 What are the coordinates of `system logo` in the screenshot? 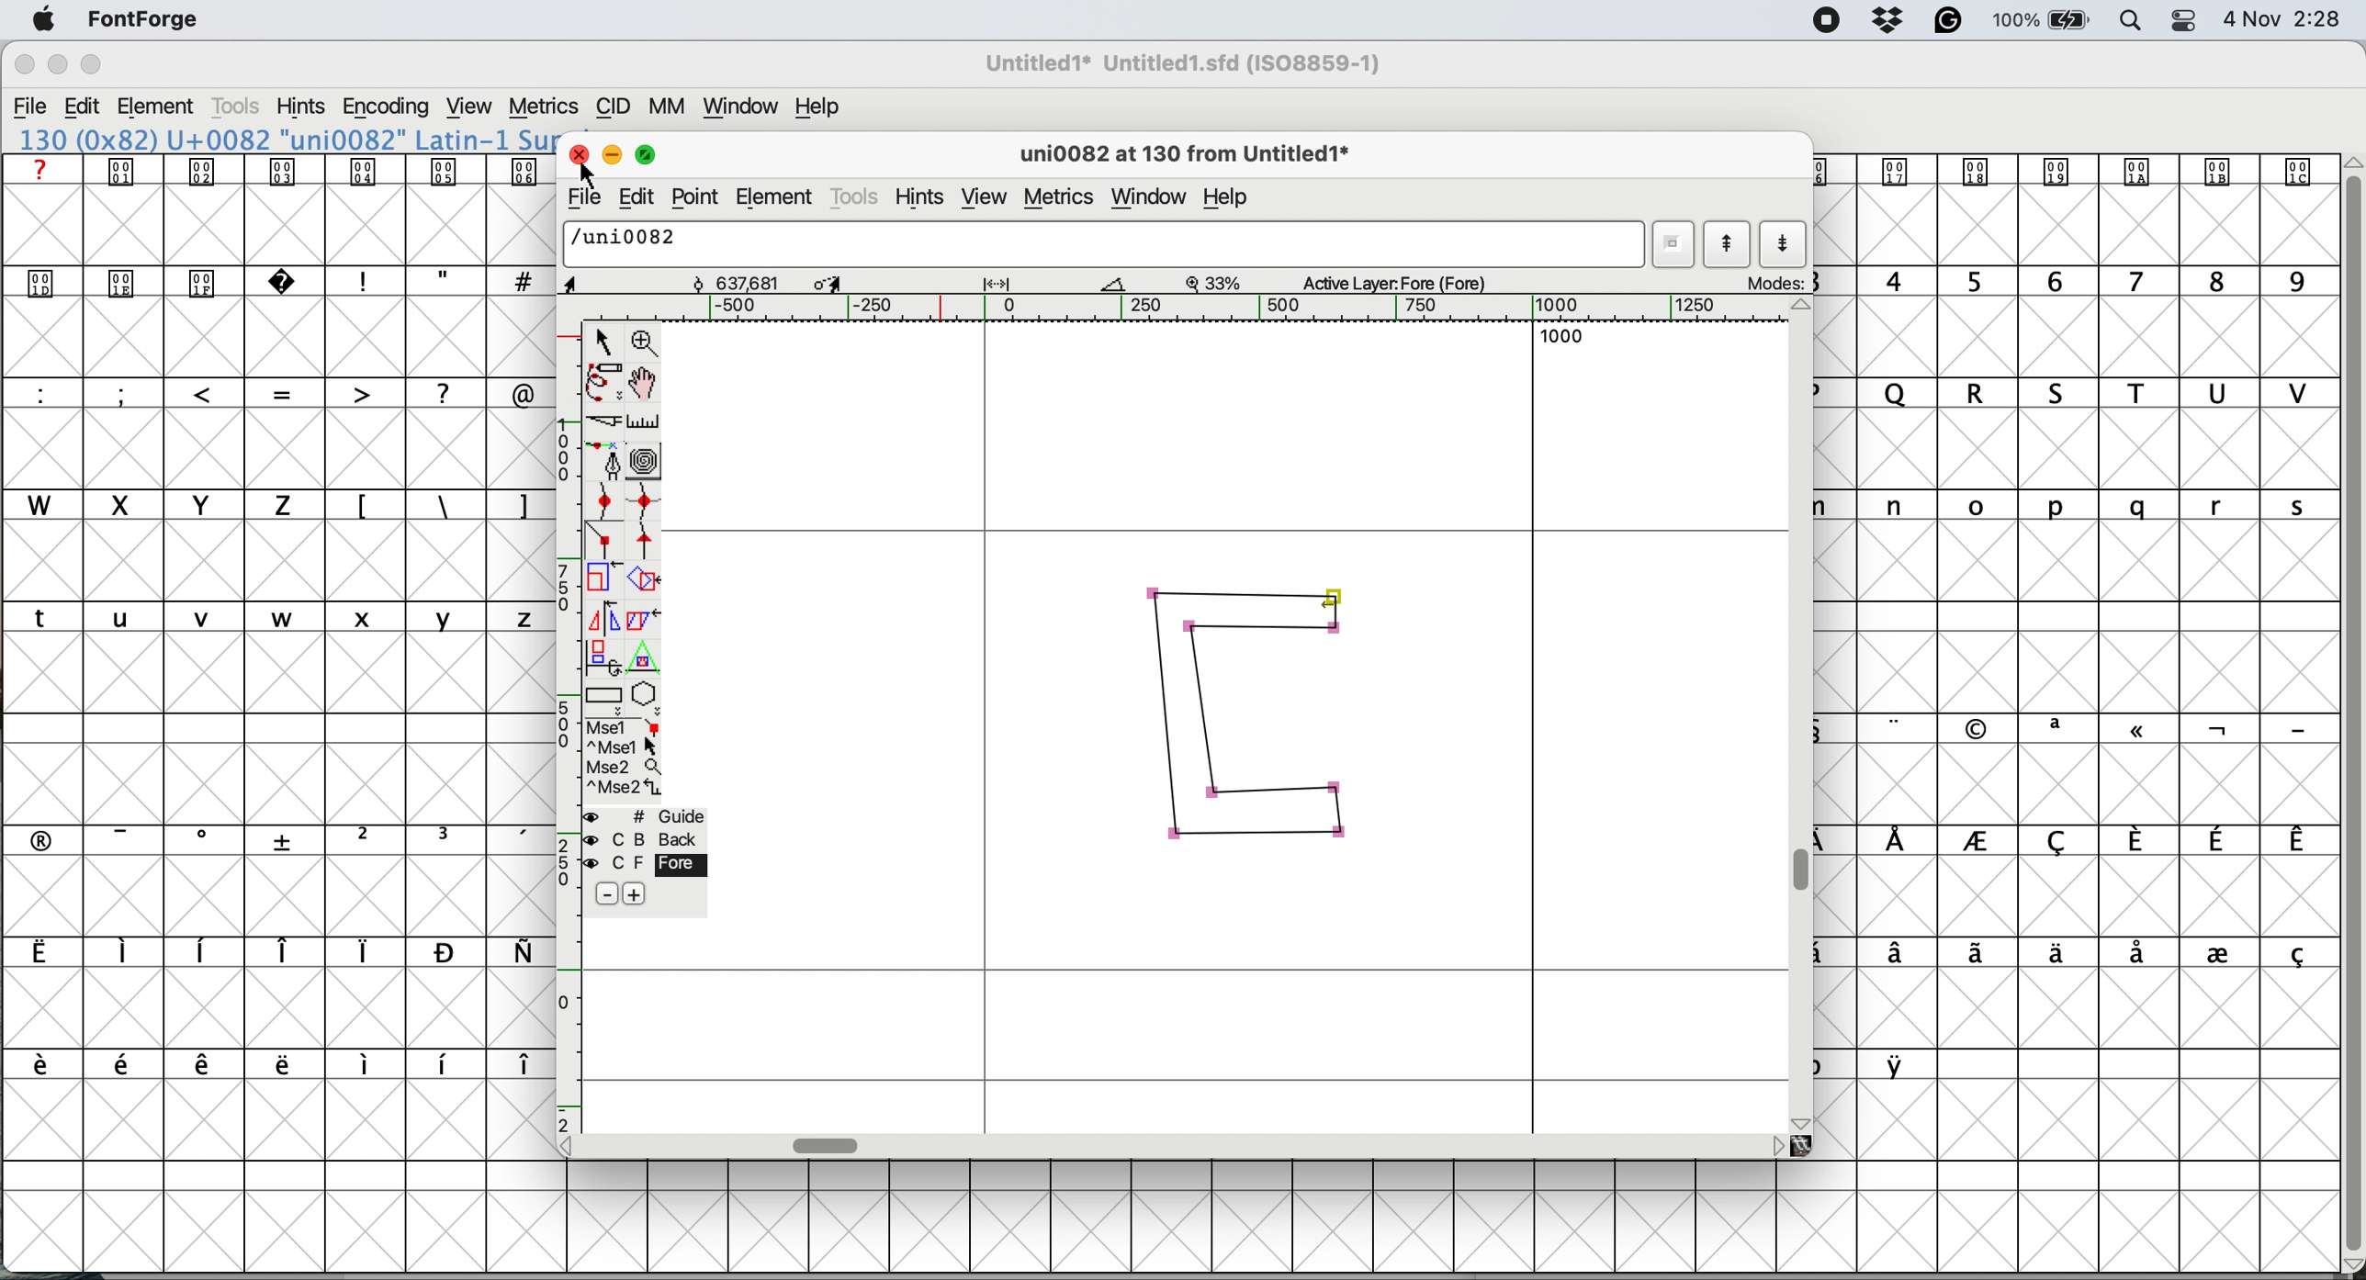 It's located at (44, 21).